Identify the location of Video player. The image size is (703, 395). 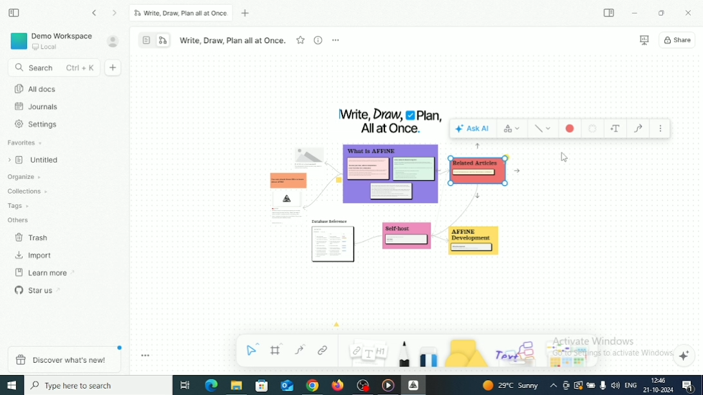
(388, 385).